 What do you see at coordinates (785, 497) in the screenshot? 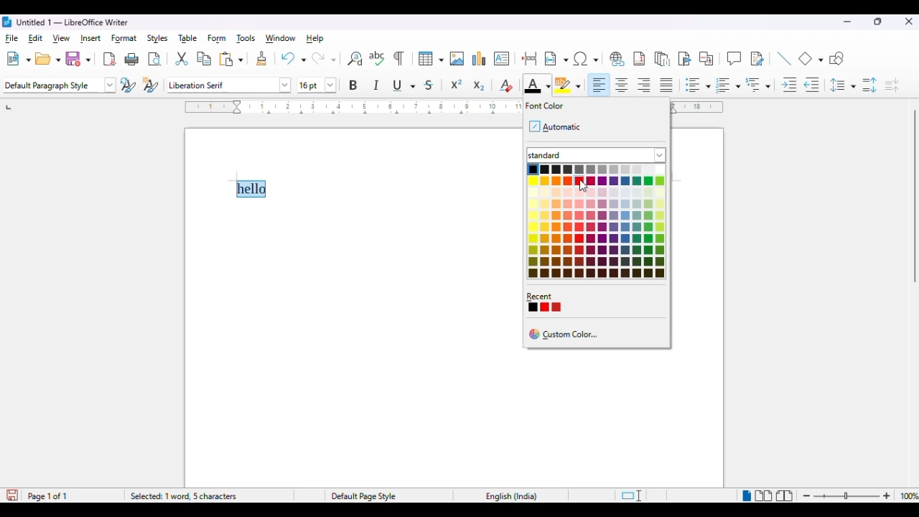
I see `book view` at bounding box center [785, 497].